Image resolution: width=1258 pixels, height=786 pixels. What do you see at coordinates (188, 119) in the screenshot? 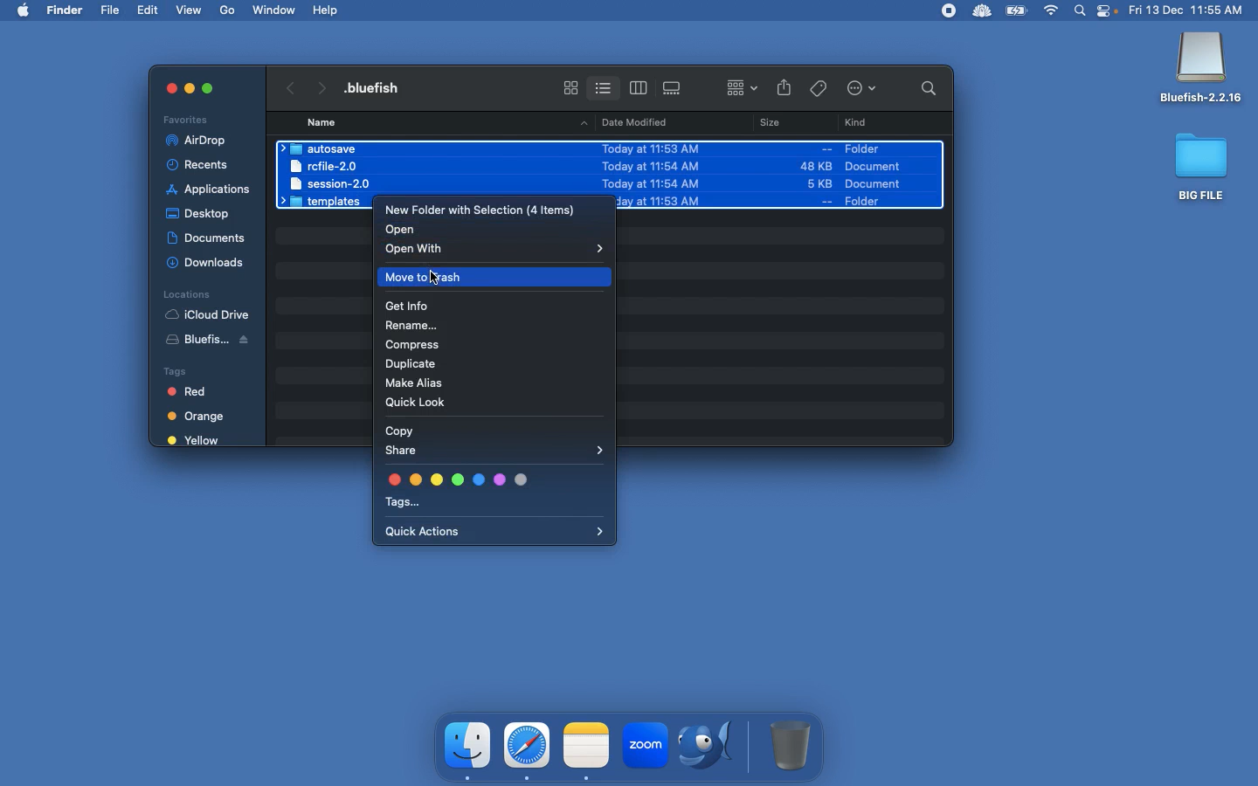
I see `Favorites` at bounding box center [188, 119].